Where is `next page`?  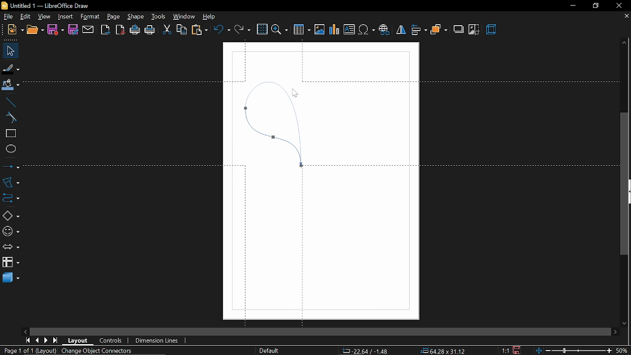
next page is located at coordinates (46, 340).